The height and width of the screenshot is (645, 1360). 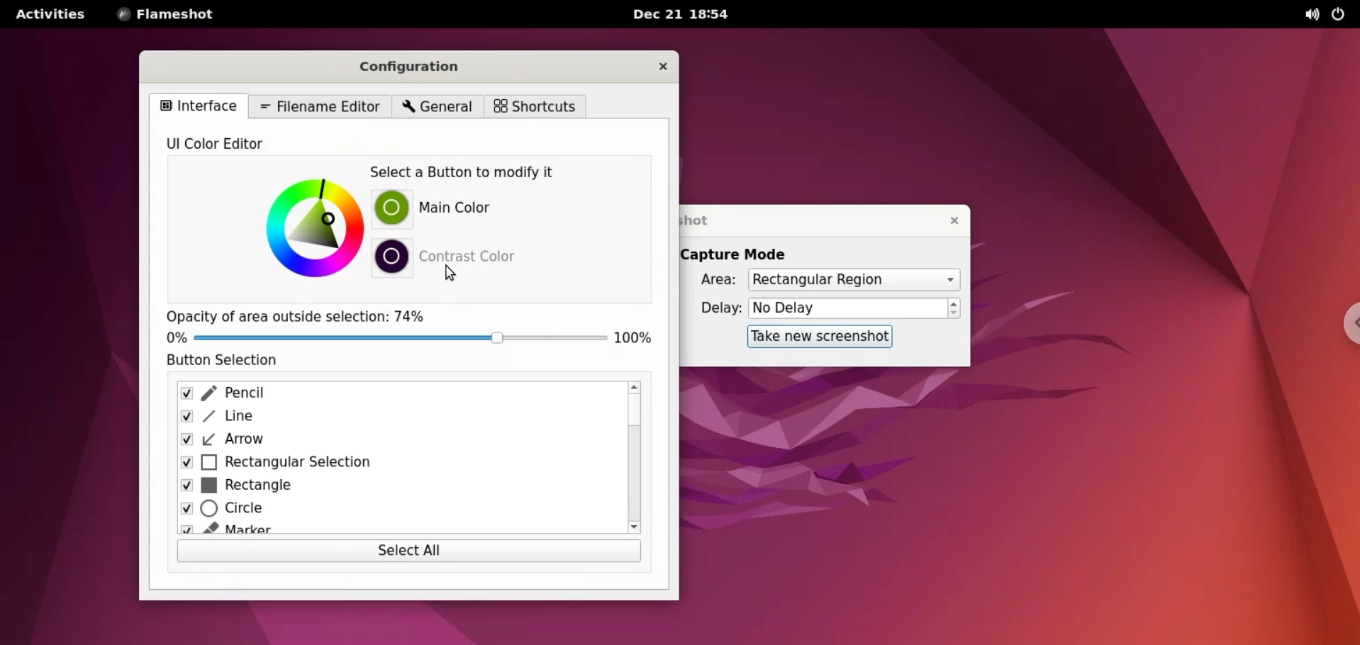 I want to click on 0% , so click(x=177, y=339).